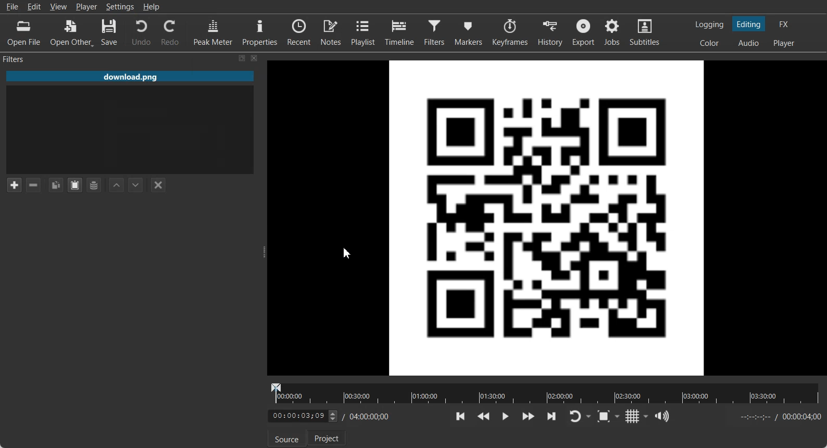 Image resolution: width=827 pixels, height=448 pixels. What do you see at coordinates (299, 31) in the screenshot?
I see `Recent` at bounding box center [299, 31].